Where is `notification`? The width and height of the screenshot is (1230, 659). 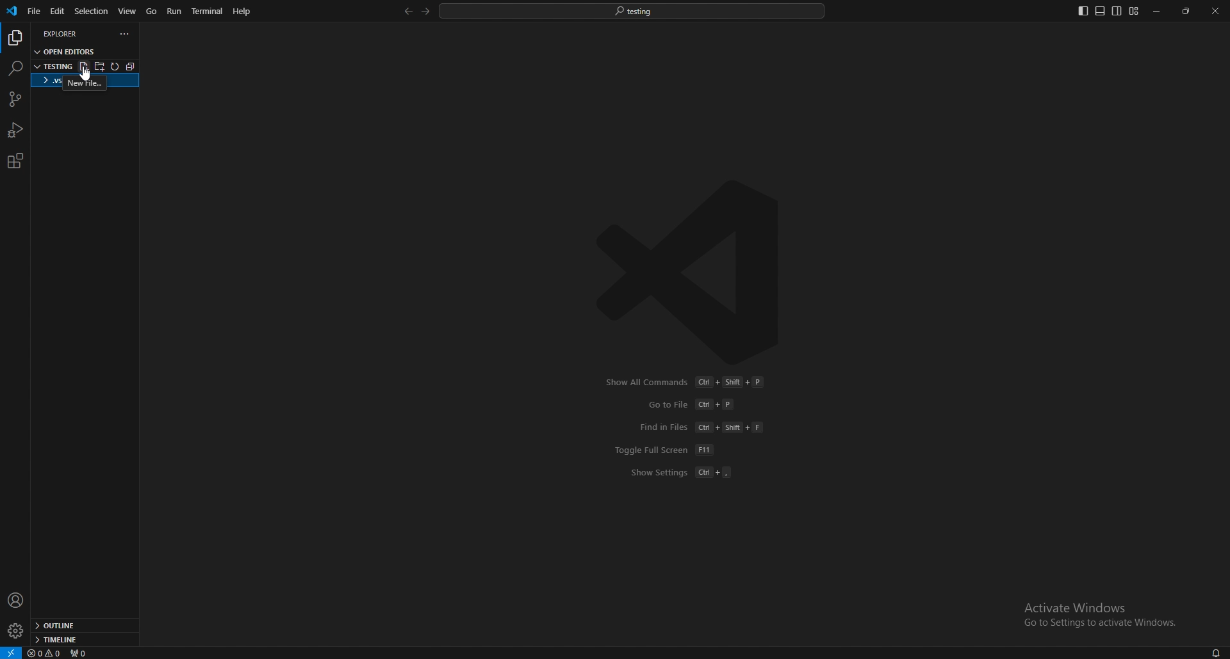 notification is located at coordinates (1215, 653).